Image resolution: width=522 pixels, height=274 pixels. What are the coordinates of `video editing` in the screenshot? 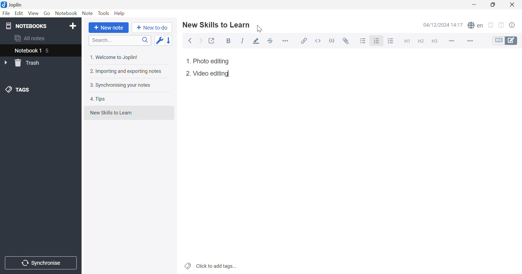 It's located at (212, 74).